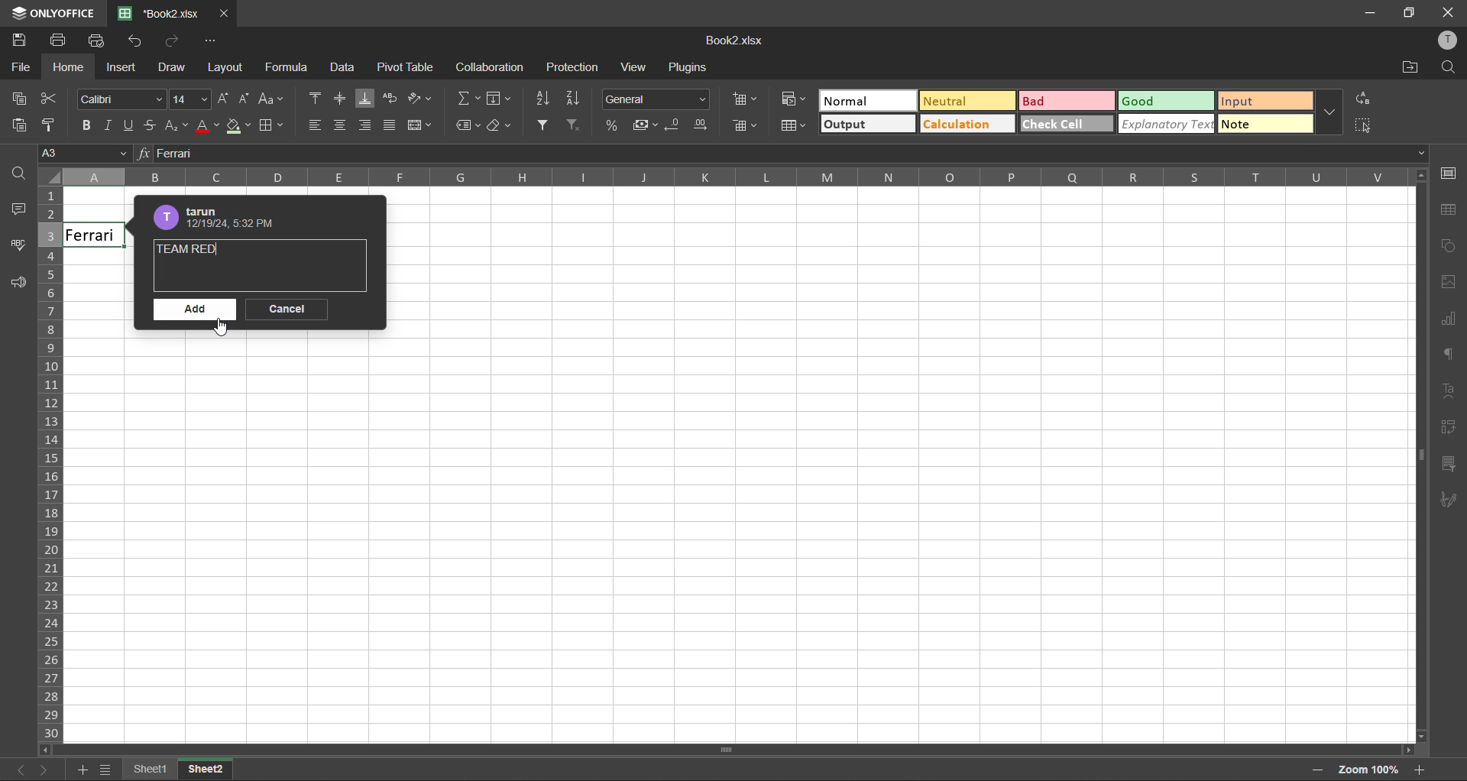 The height and width of the screenshot is (781, 1467). What do you see at coordinates (15, 284) in the screenshot?
I see `feedback` at bounding box center [15, 284].